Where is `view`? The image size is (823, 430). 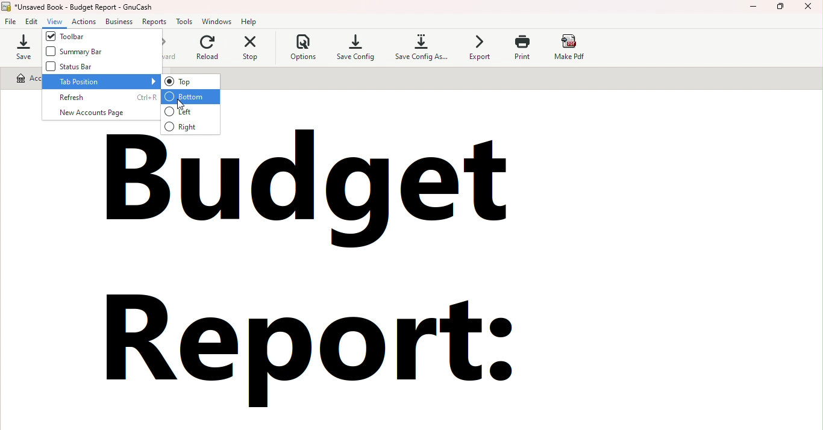
view is located at coordinates (57, 22).